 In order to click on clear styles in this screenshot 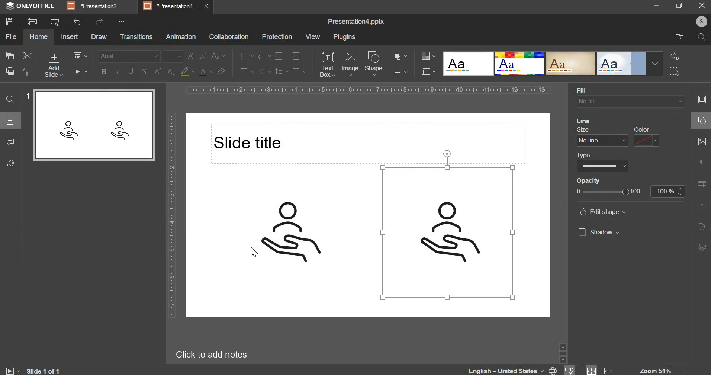, I will do `click(222, 71)`.